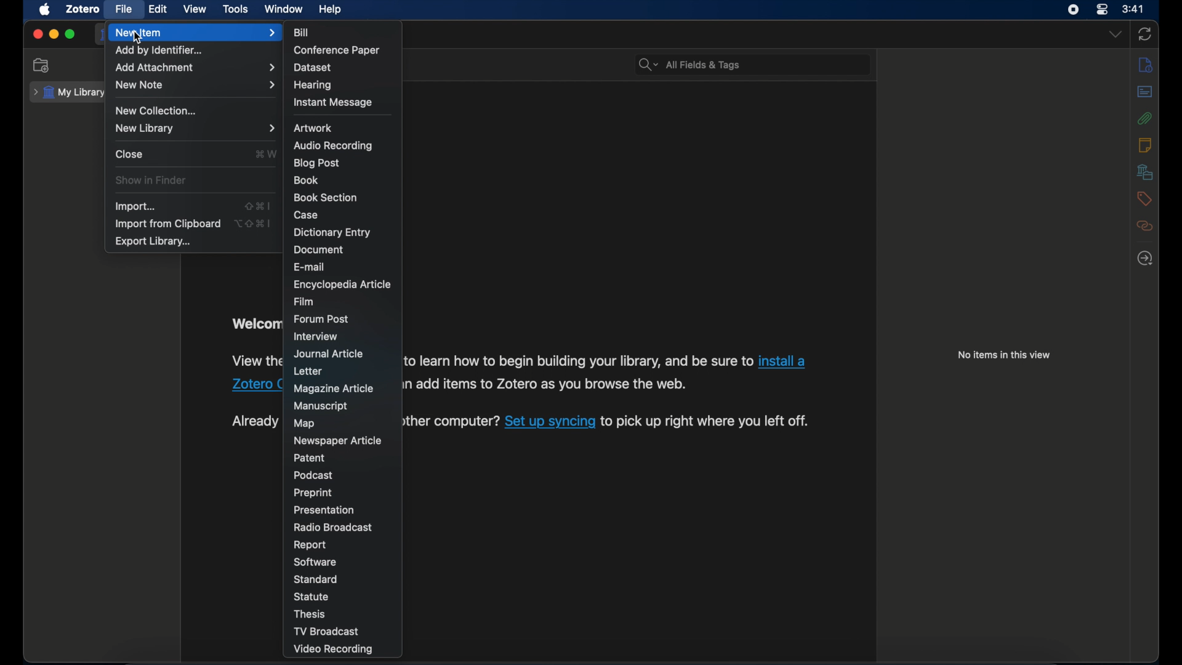 Image resolution: width=1182 pixels, height=665 pixels. Describe the element at coordinates (334, 146) in the screenshot. I see `audio recording` at that location.